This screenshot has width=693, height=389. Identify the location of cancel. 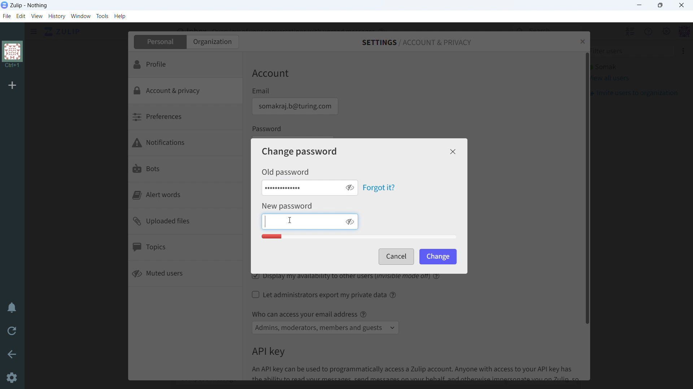
(396, 257).